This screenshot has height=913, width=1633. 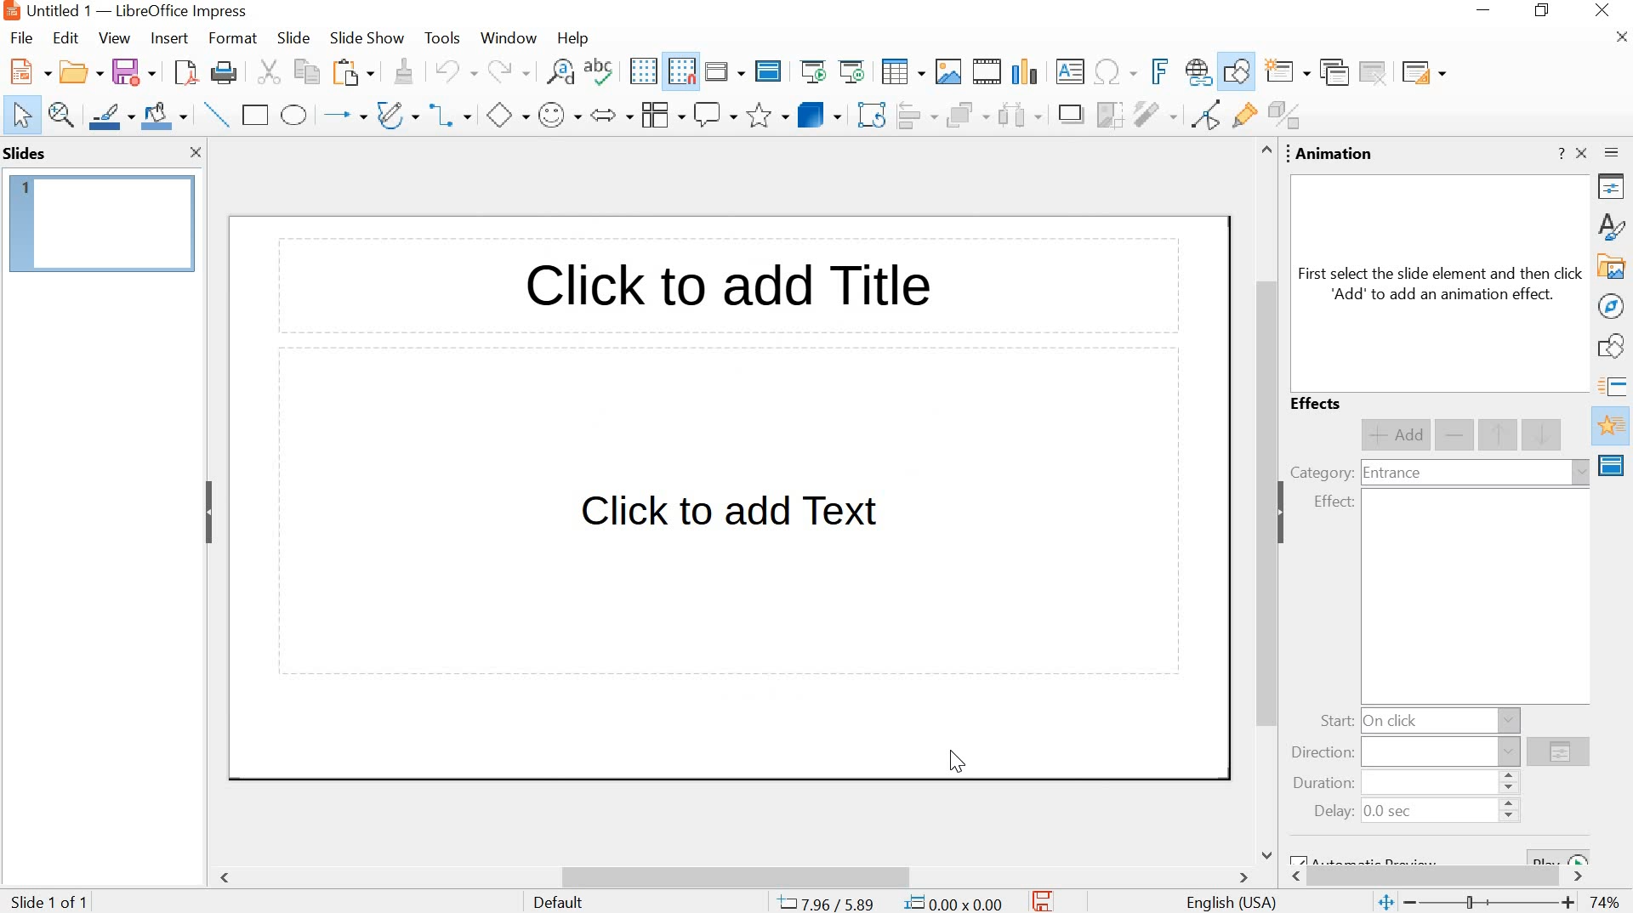 What do you see at coordinates (1394, 720) in the screenshot?
I see `on click` at bounding box center [1394, 720].